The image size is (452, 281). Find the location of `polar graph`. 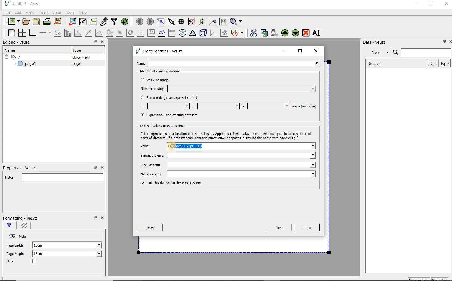

polar graph is located at coordinates (183, 33).